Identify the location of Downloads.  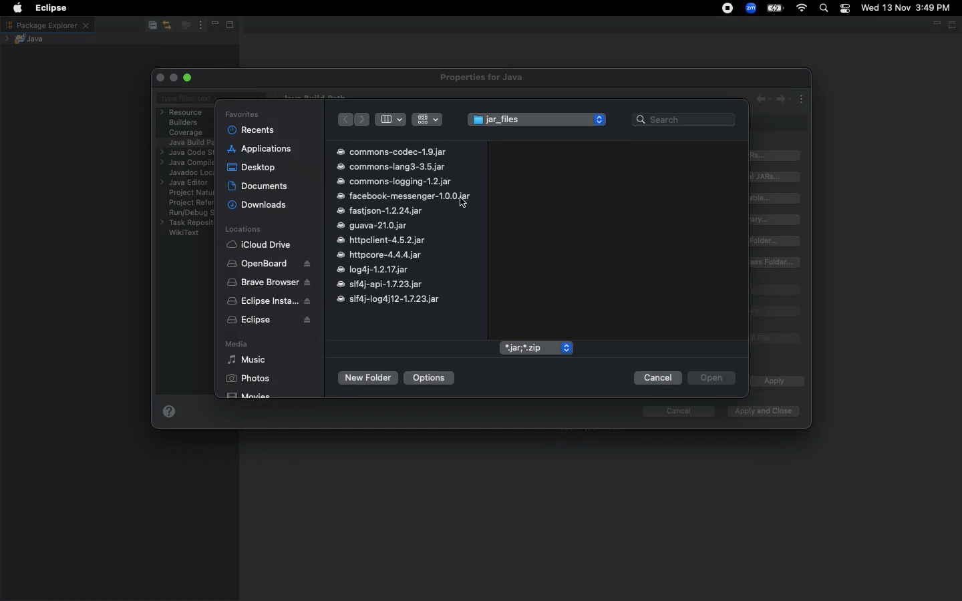
(258, 205).